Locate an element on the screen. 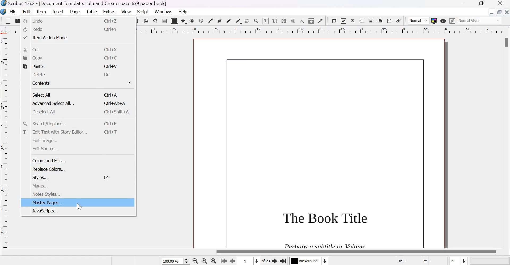  paste is located at coordinates (76, 67).